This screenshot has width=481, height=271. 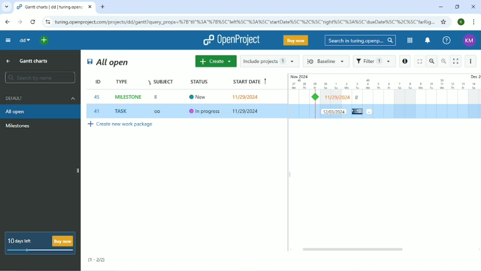 What do you see at coordinates (108, 62) in the screenshot?
I see `All open` at bounding box center [108, 62].